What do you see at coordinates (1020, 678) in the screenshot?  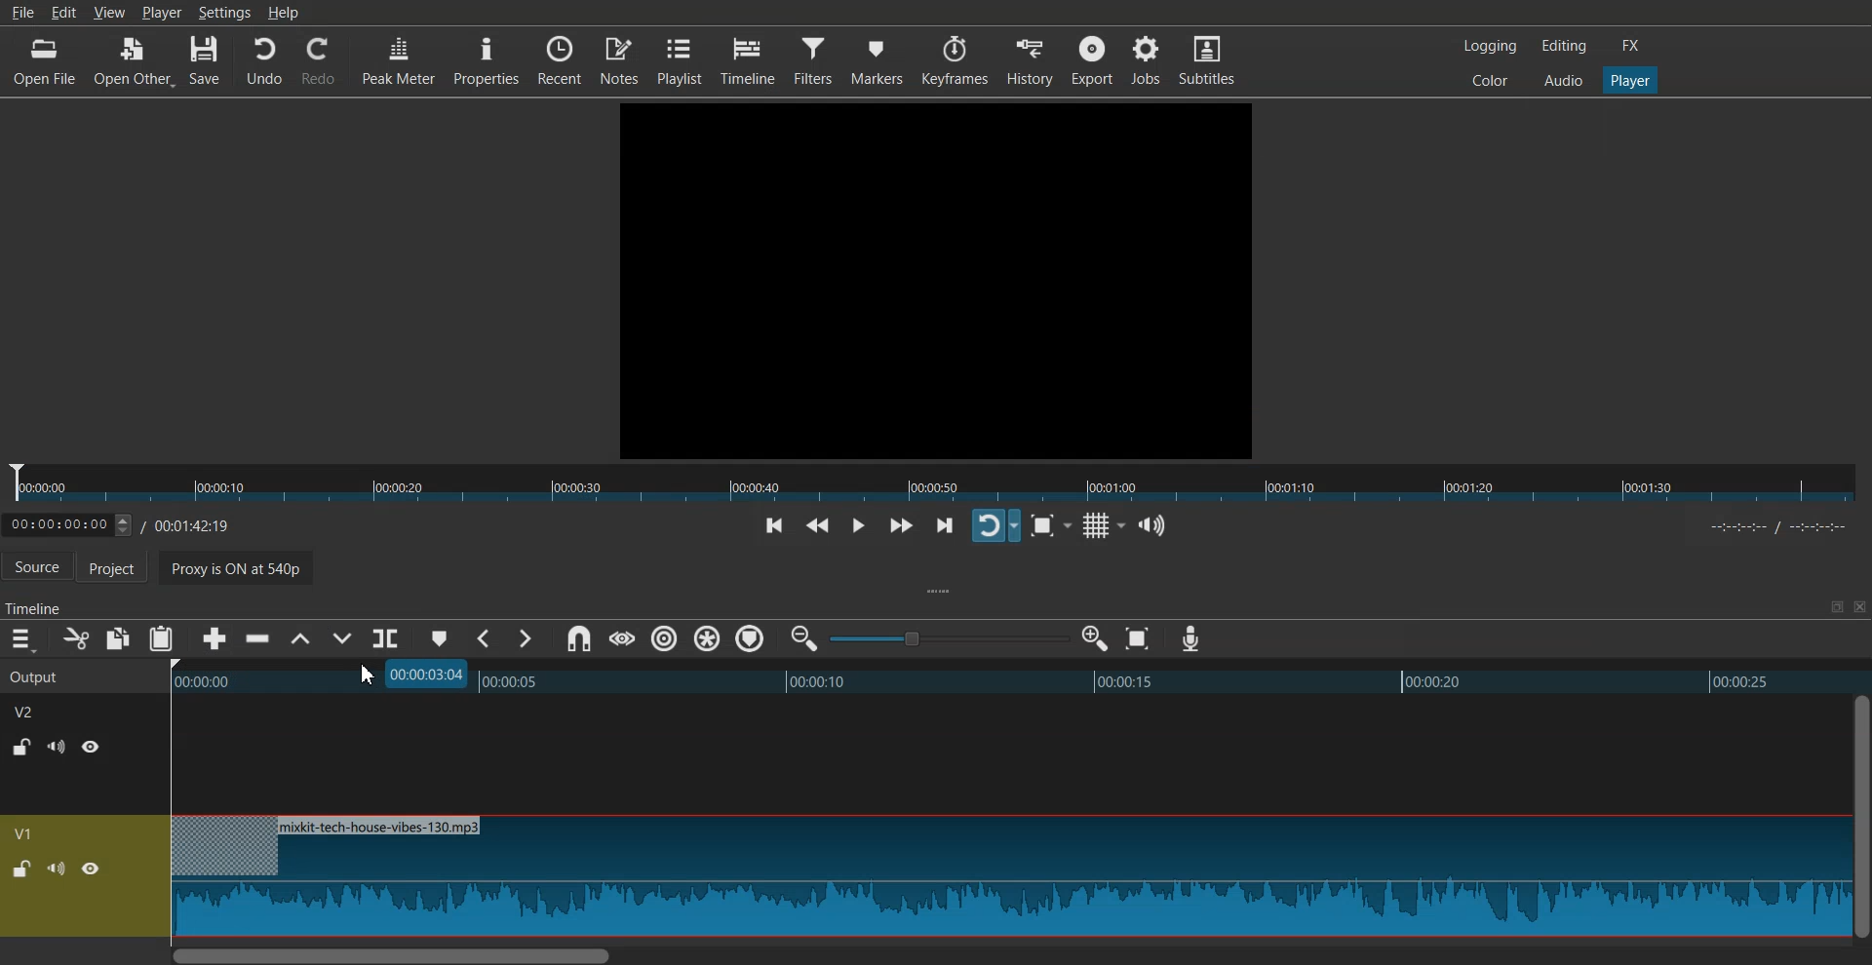 I see `Timeline preview` at bounding box center [1020, 678].